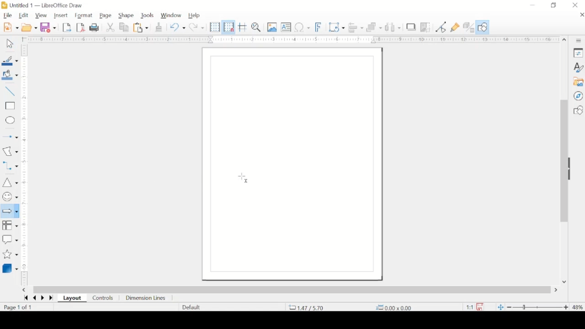 This screenshot has height=329, width=585. What do you see at coordinates (141, 27) in the screenshot?
I see `paste` at bounding box center [141, 27].